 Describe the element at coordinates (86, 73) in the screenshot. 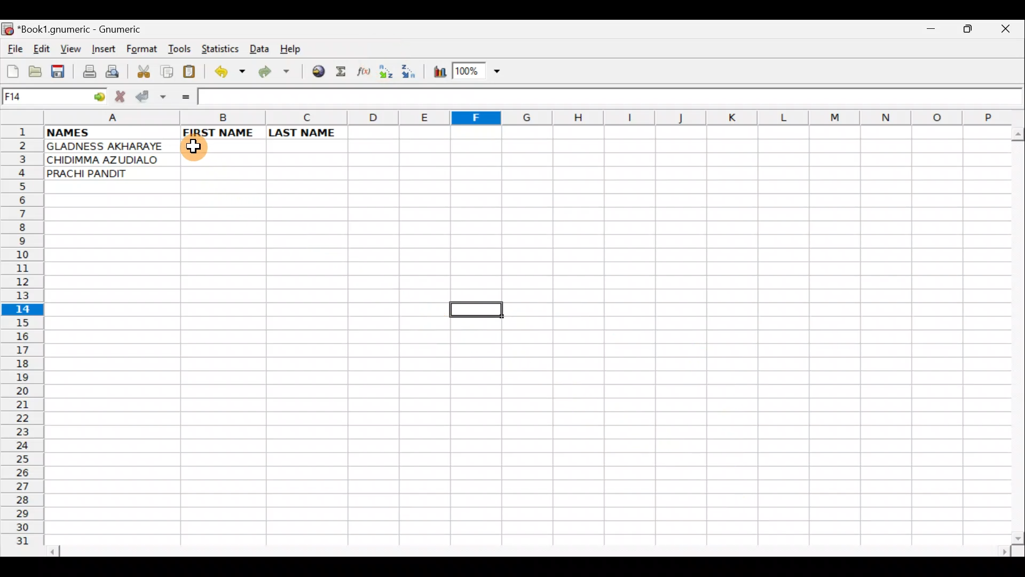

I see `Print file` at that location.